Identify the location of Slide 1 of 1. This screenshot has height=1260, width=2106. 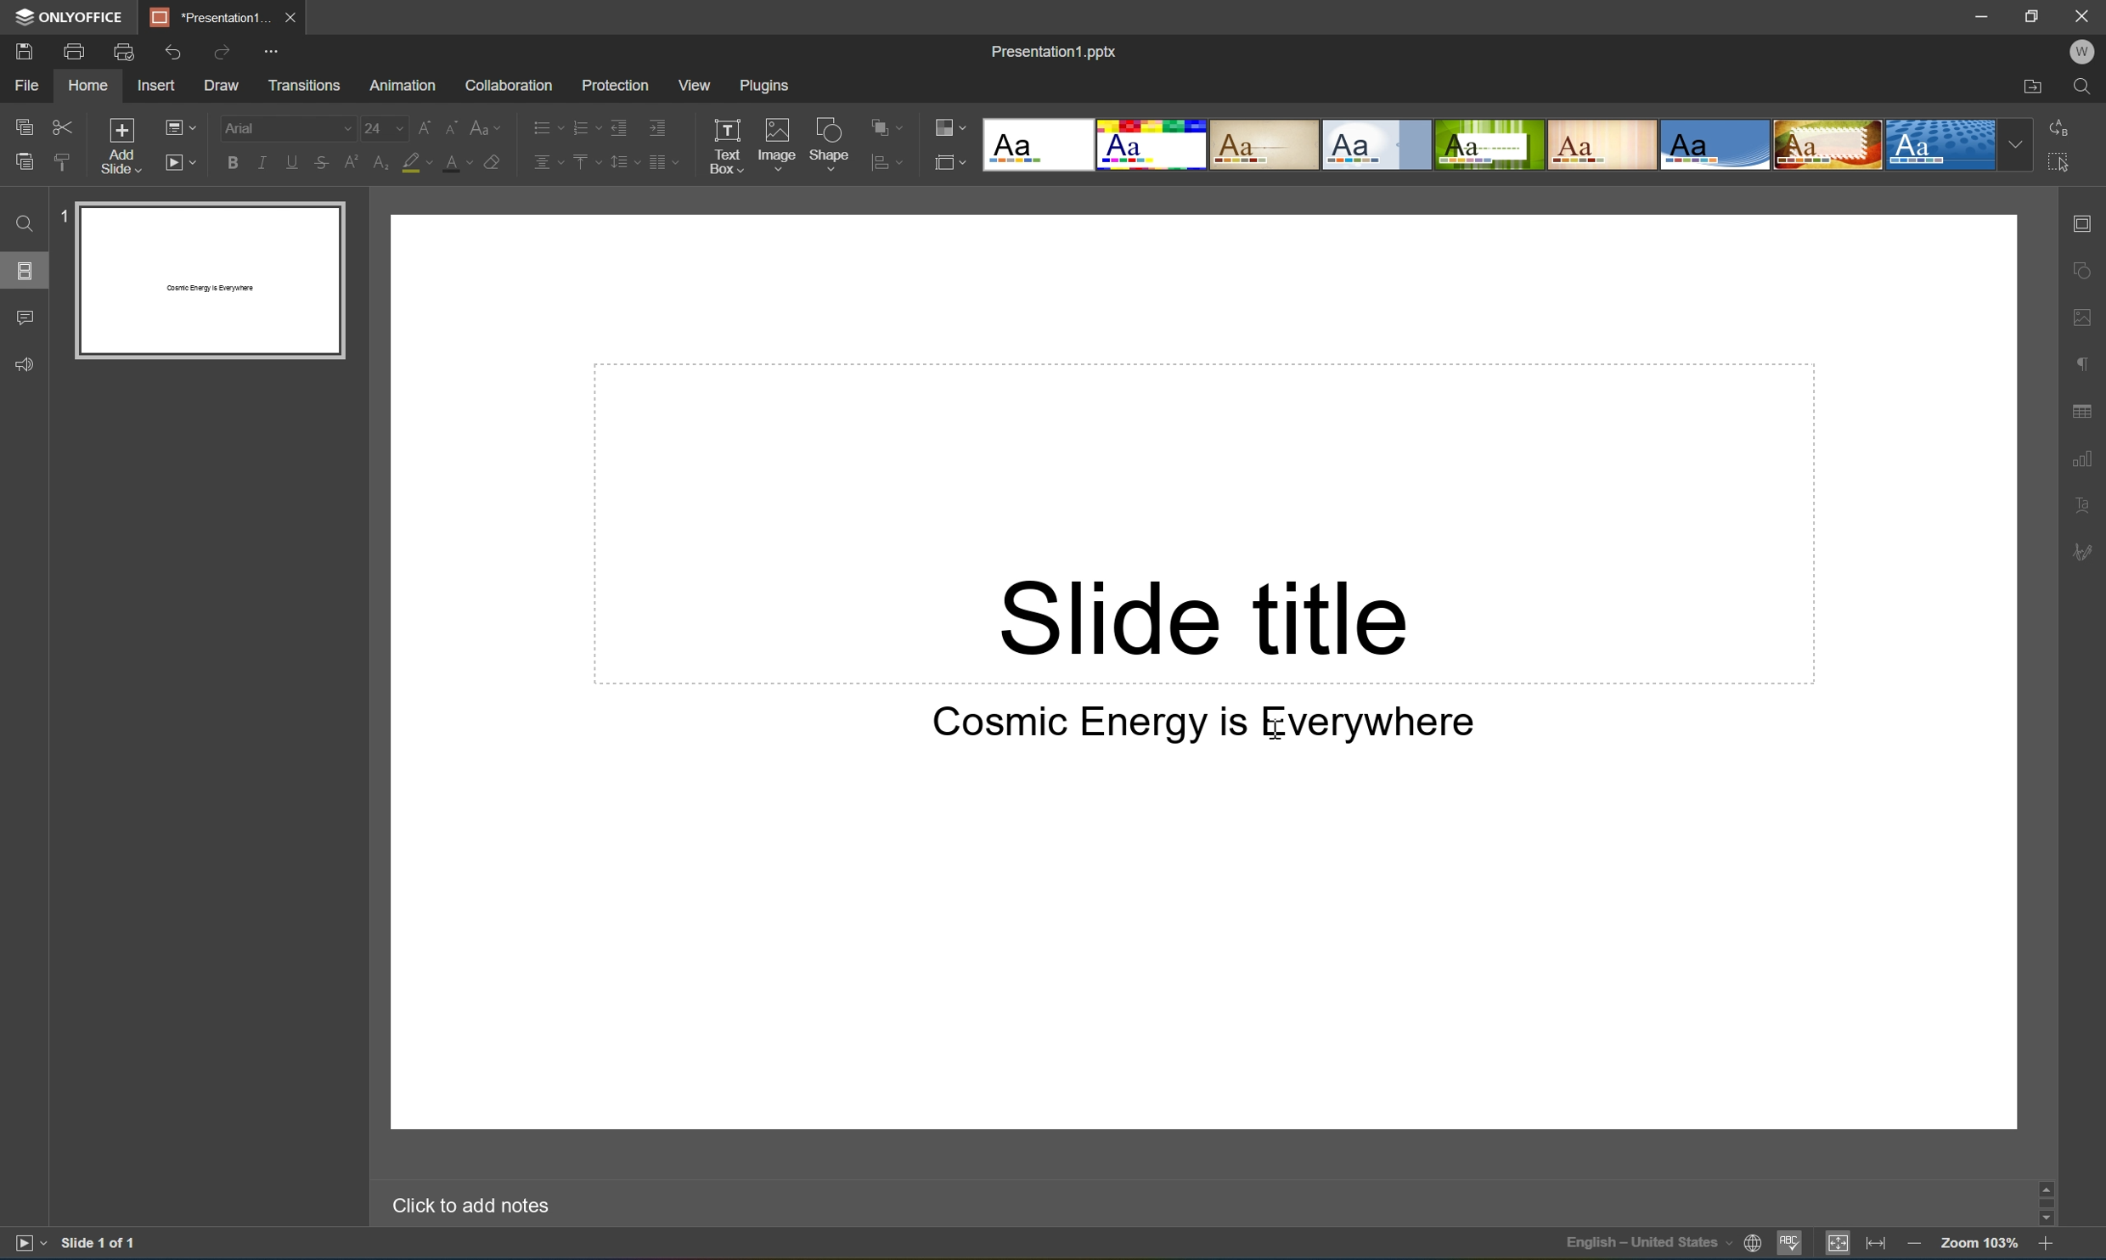
(100, 1246).